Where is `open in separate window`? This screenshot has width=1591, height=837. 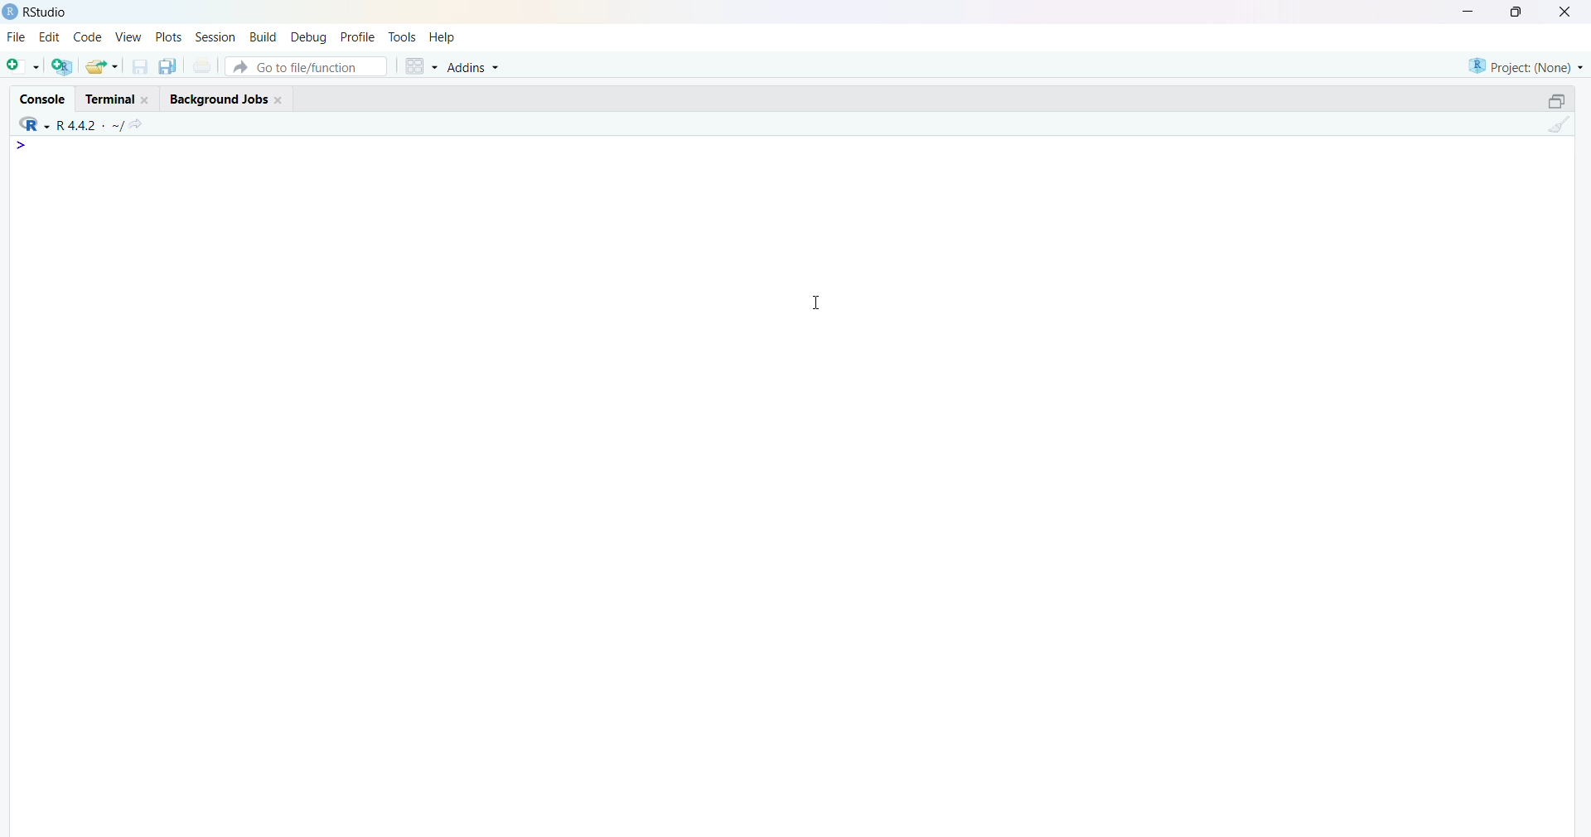
open in separate window is located at coordinates (1558, 100).